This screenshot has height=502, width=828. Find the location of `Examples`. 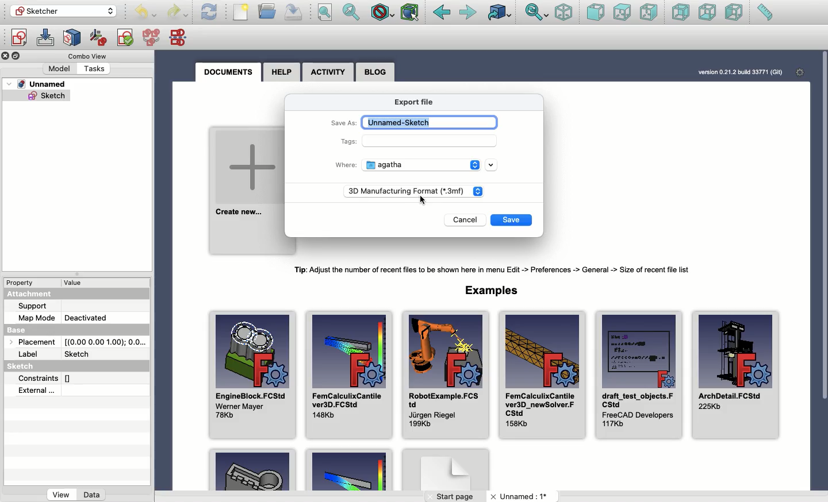

Examples is located at coordinates (492, 290).